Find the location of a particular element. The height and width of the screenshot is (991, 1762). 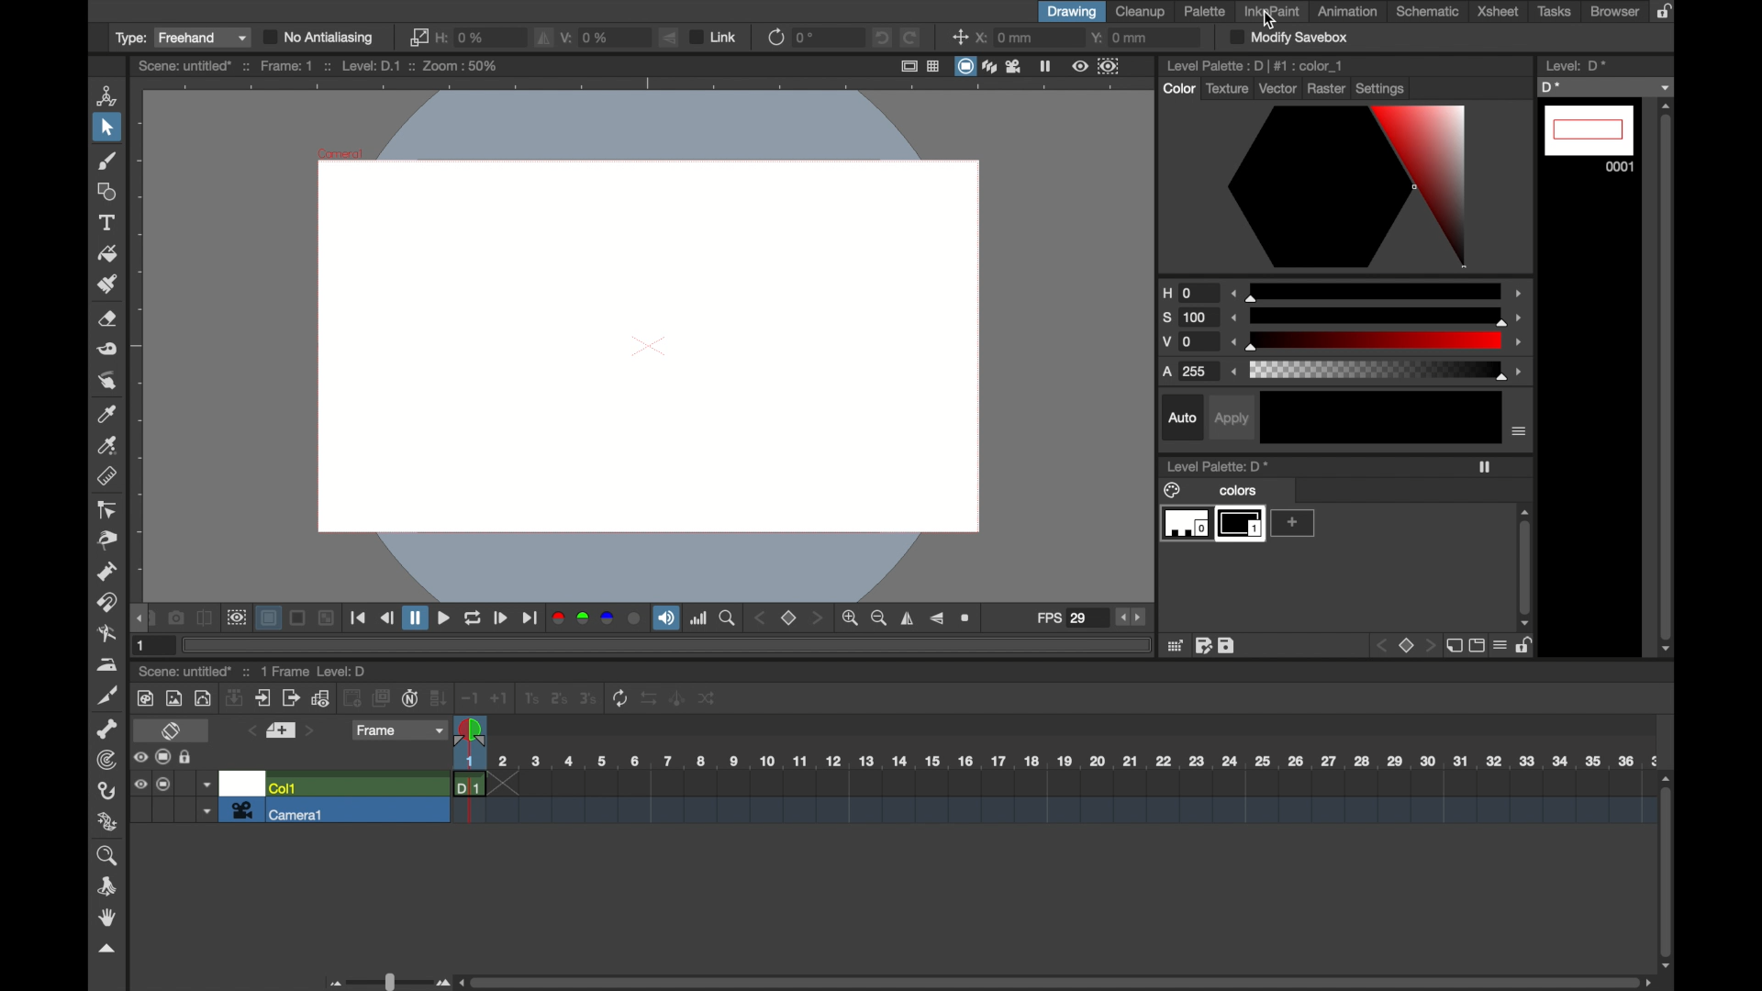

scene: untitled* :: 1 Frame Level: D is located at coordinates (254, 672).